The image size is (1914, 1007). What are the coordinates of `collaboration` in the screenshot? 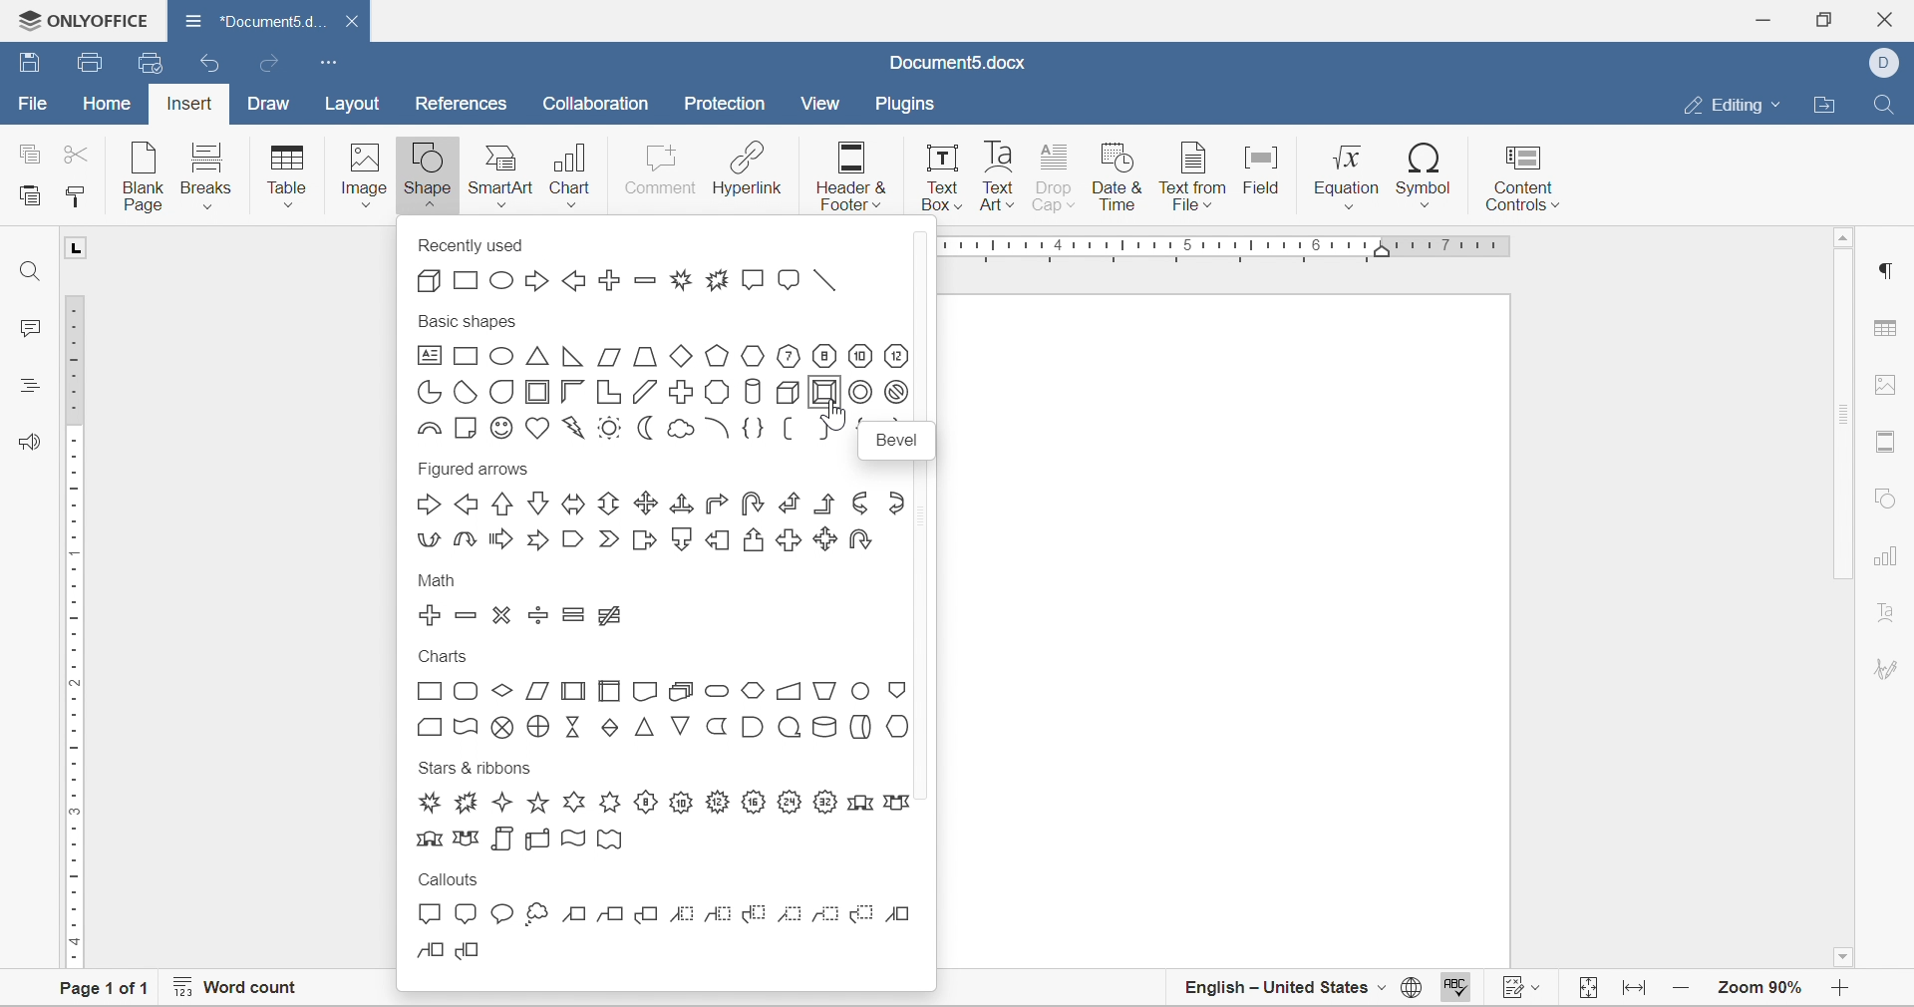 It's located at (596, 104).